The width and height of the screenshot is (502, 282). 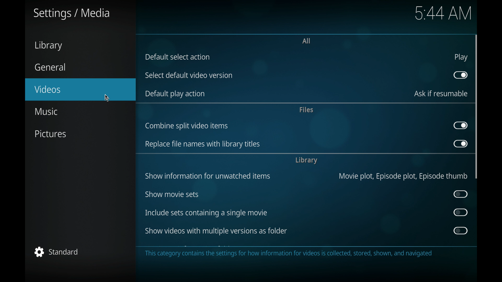 What do you see at coordinates (460, 231) in the screenshot?
I see `toggle button` at bounding box center [460, 231].